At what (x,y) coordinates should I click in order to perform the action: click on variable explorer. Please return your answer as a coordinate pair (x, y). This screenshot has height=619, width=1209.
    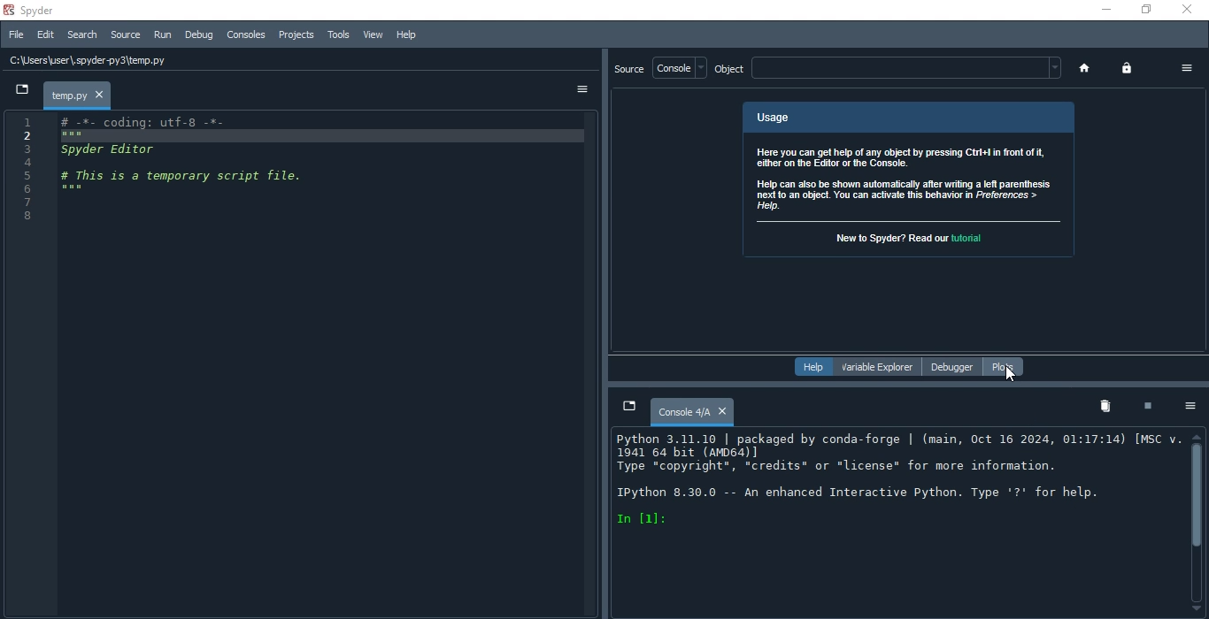
    Looking at the image, I should click on (878, 367).